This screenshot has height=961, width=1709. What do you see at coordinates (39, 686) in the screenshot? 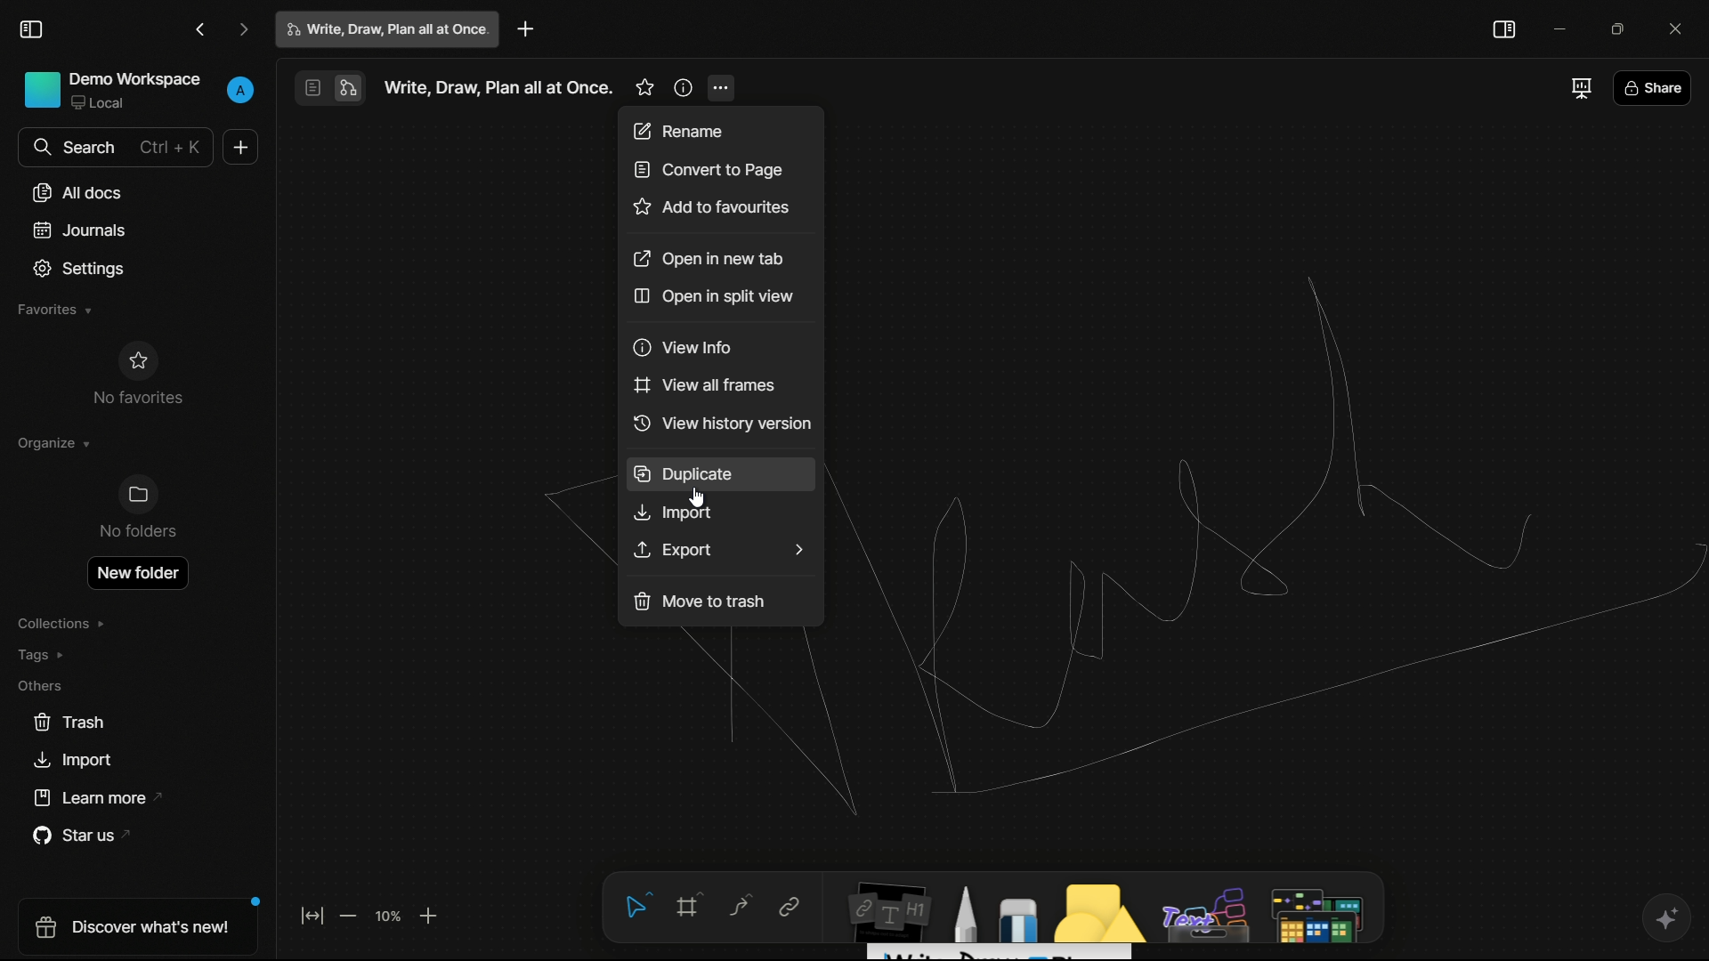
I see `others` at bounding box center [39, 686].